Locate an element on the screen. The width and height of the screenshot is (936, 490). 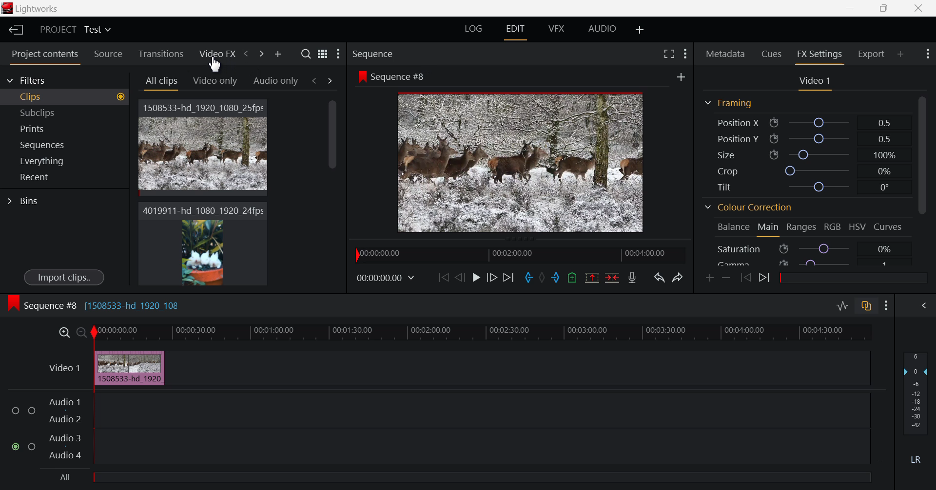
Clip 1 is located at coordinates (204, 148).